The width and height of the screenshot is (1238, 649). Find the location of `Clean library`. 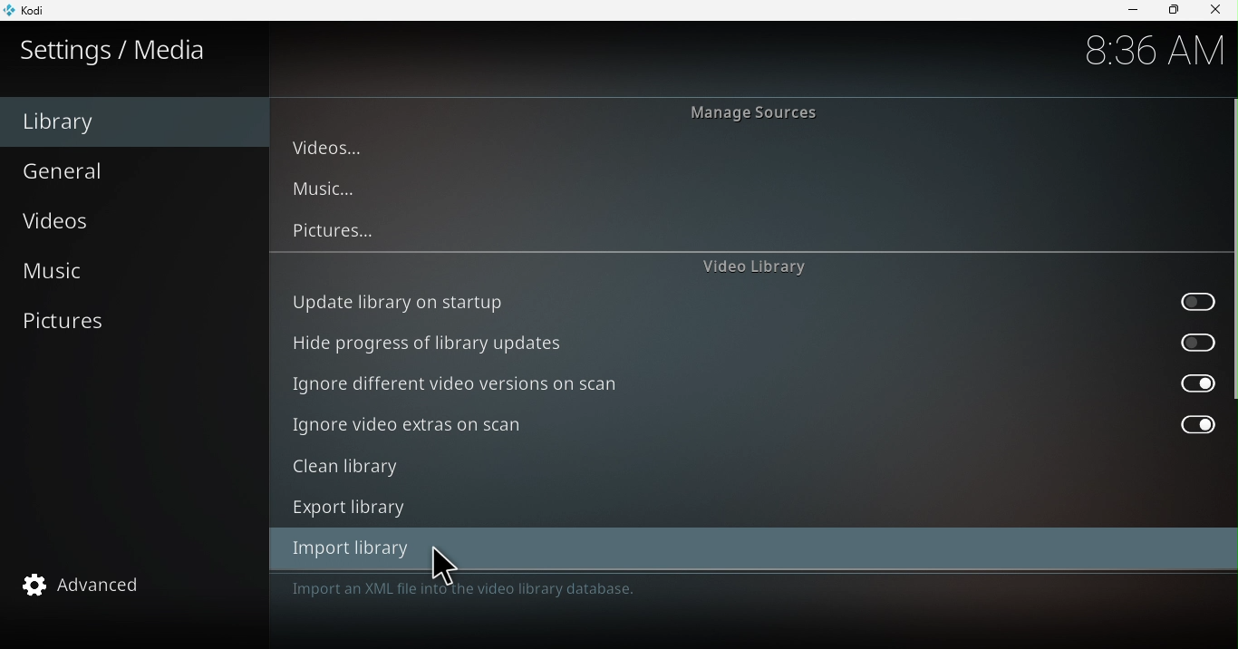

Clean library is located at coordinates (748, 468).